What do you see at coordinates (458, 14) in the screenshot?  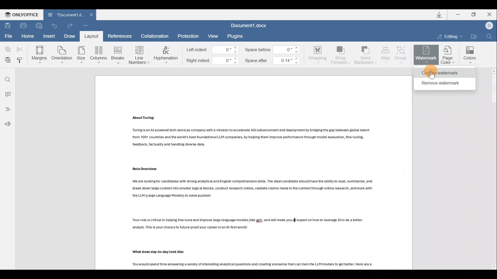 I see `Minimize` at bounding box center [458, 14].